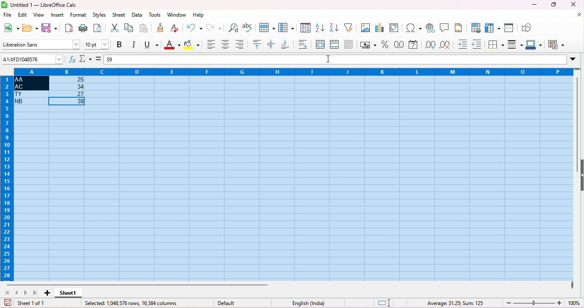 The image size is (584, 308). I want to click on edit, so click(23, 15).